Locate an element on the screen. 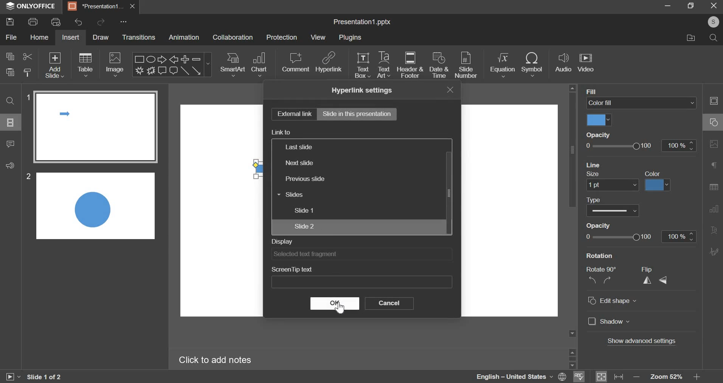 The width and height of the screenshot is (723, 383). Left arrow is located at coordinates (174, 59).